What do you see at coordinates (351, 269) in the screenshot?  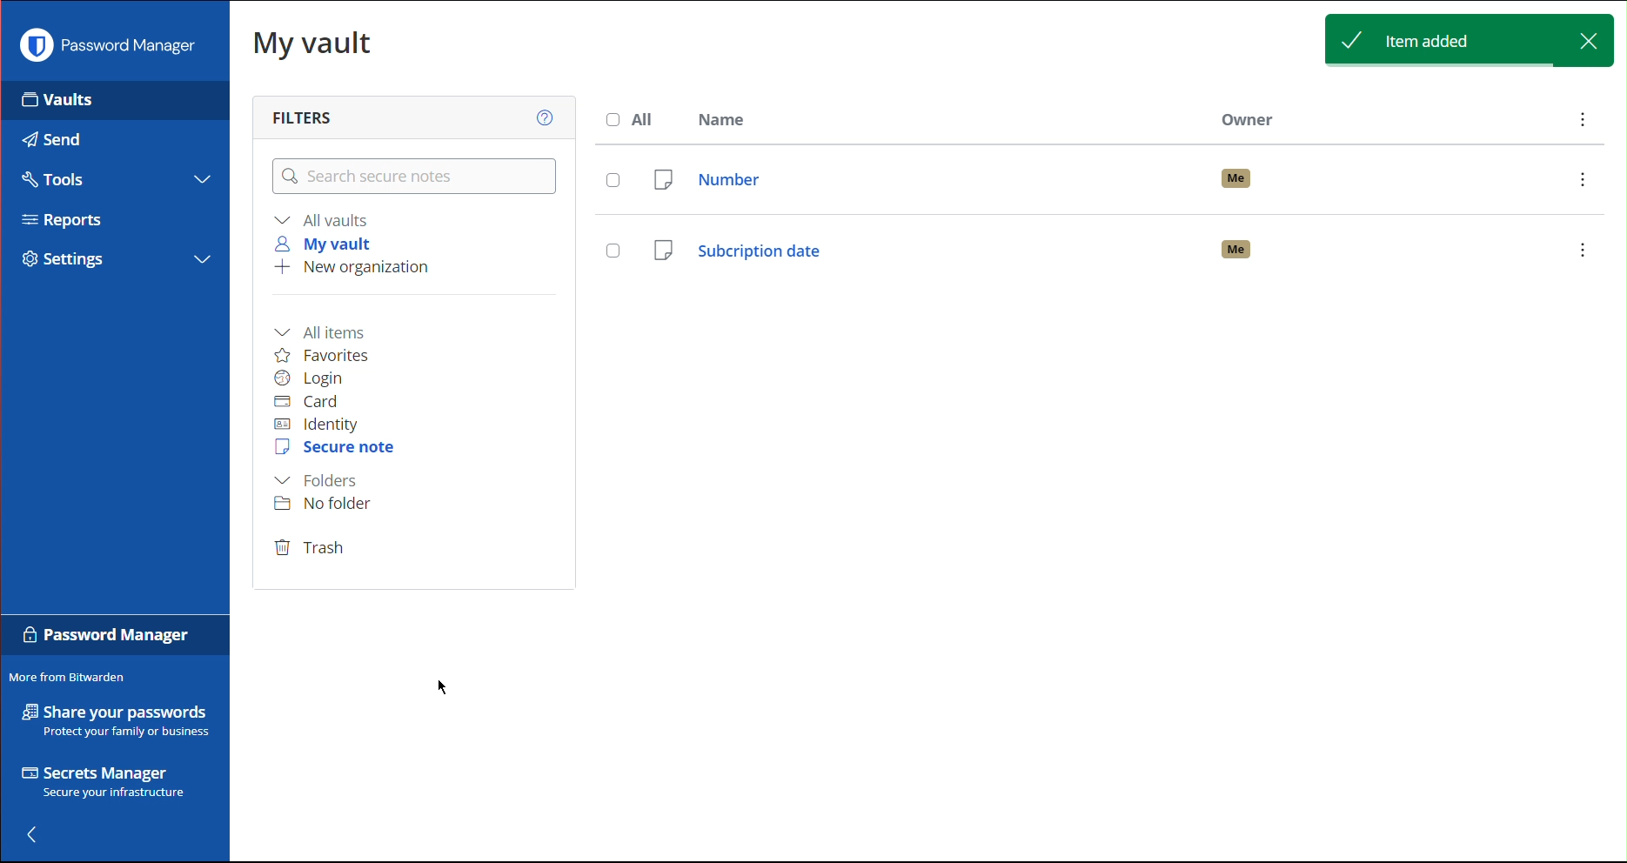 I see `New organization` at bounding box center [351, 269].